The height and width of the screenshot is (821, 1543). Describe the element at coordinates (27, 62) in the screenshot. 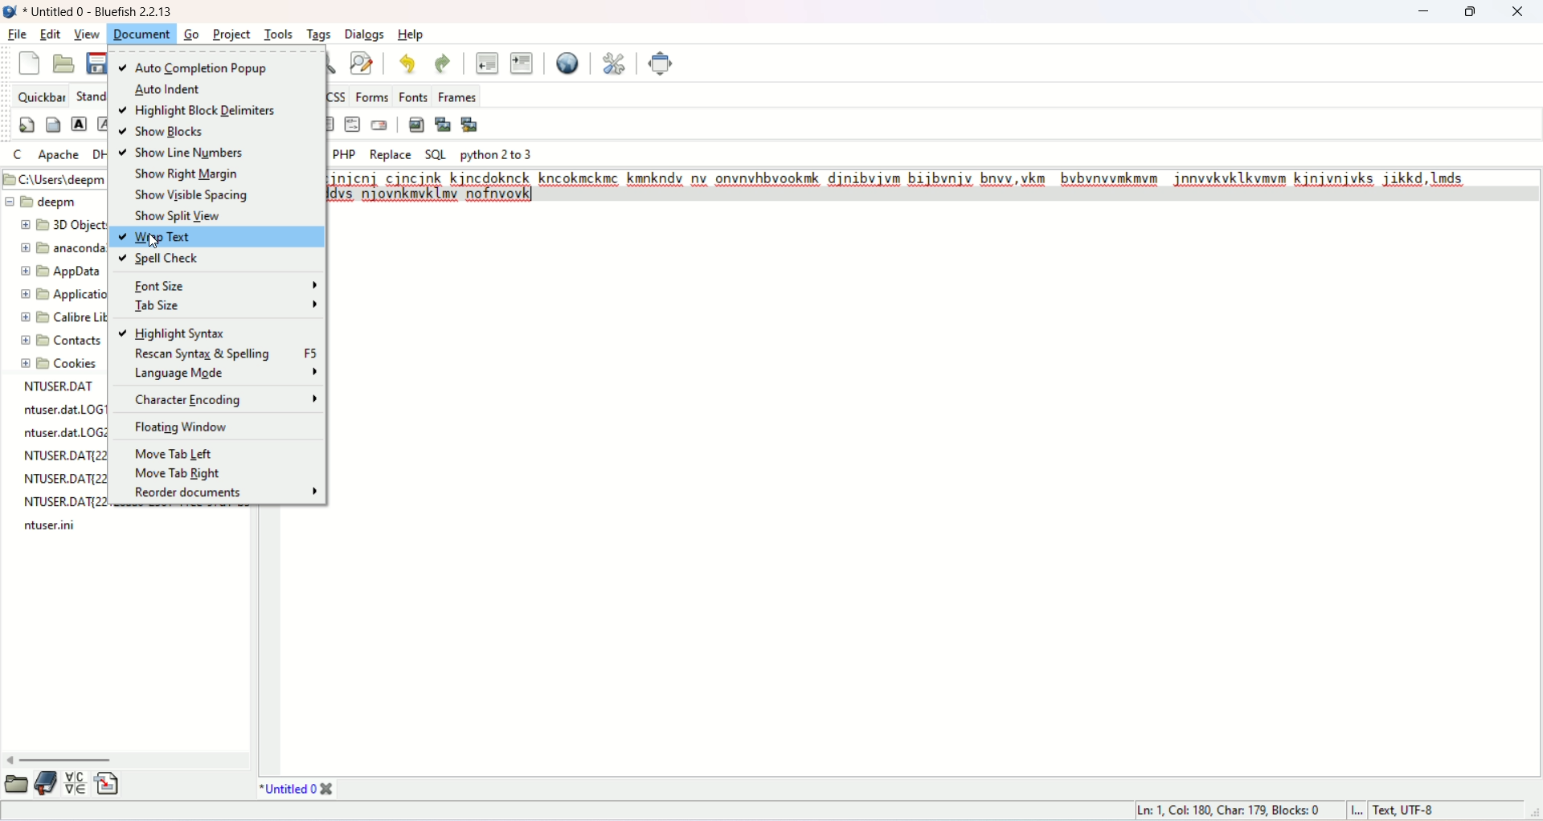

I see `new` at that location.